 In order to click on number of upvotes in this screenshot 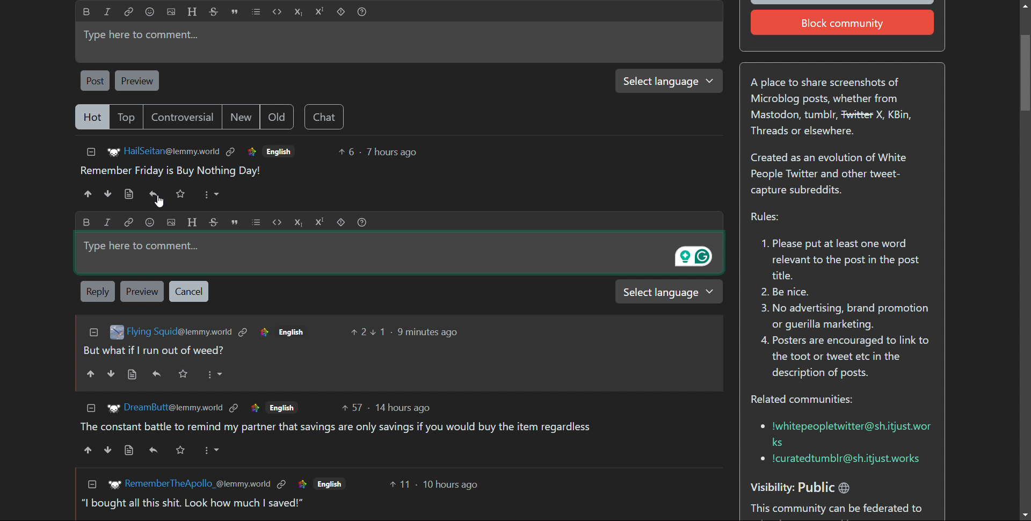, I will do `click(397, 488)`.